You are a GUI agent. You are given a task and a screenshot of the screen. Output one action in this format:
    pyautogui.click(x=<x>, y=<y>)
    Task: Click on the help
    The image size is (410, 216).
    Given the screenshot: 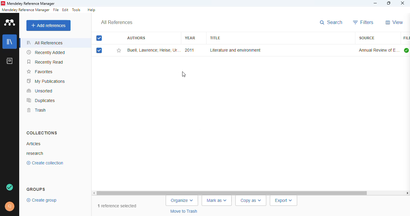 What is the action you would take?
    pyautogui.click(x=92, y=10)
    